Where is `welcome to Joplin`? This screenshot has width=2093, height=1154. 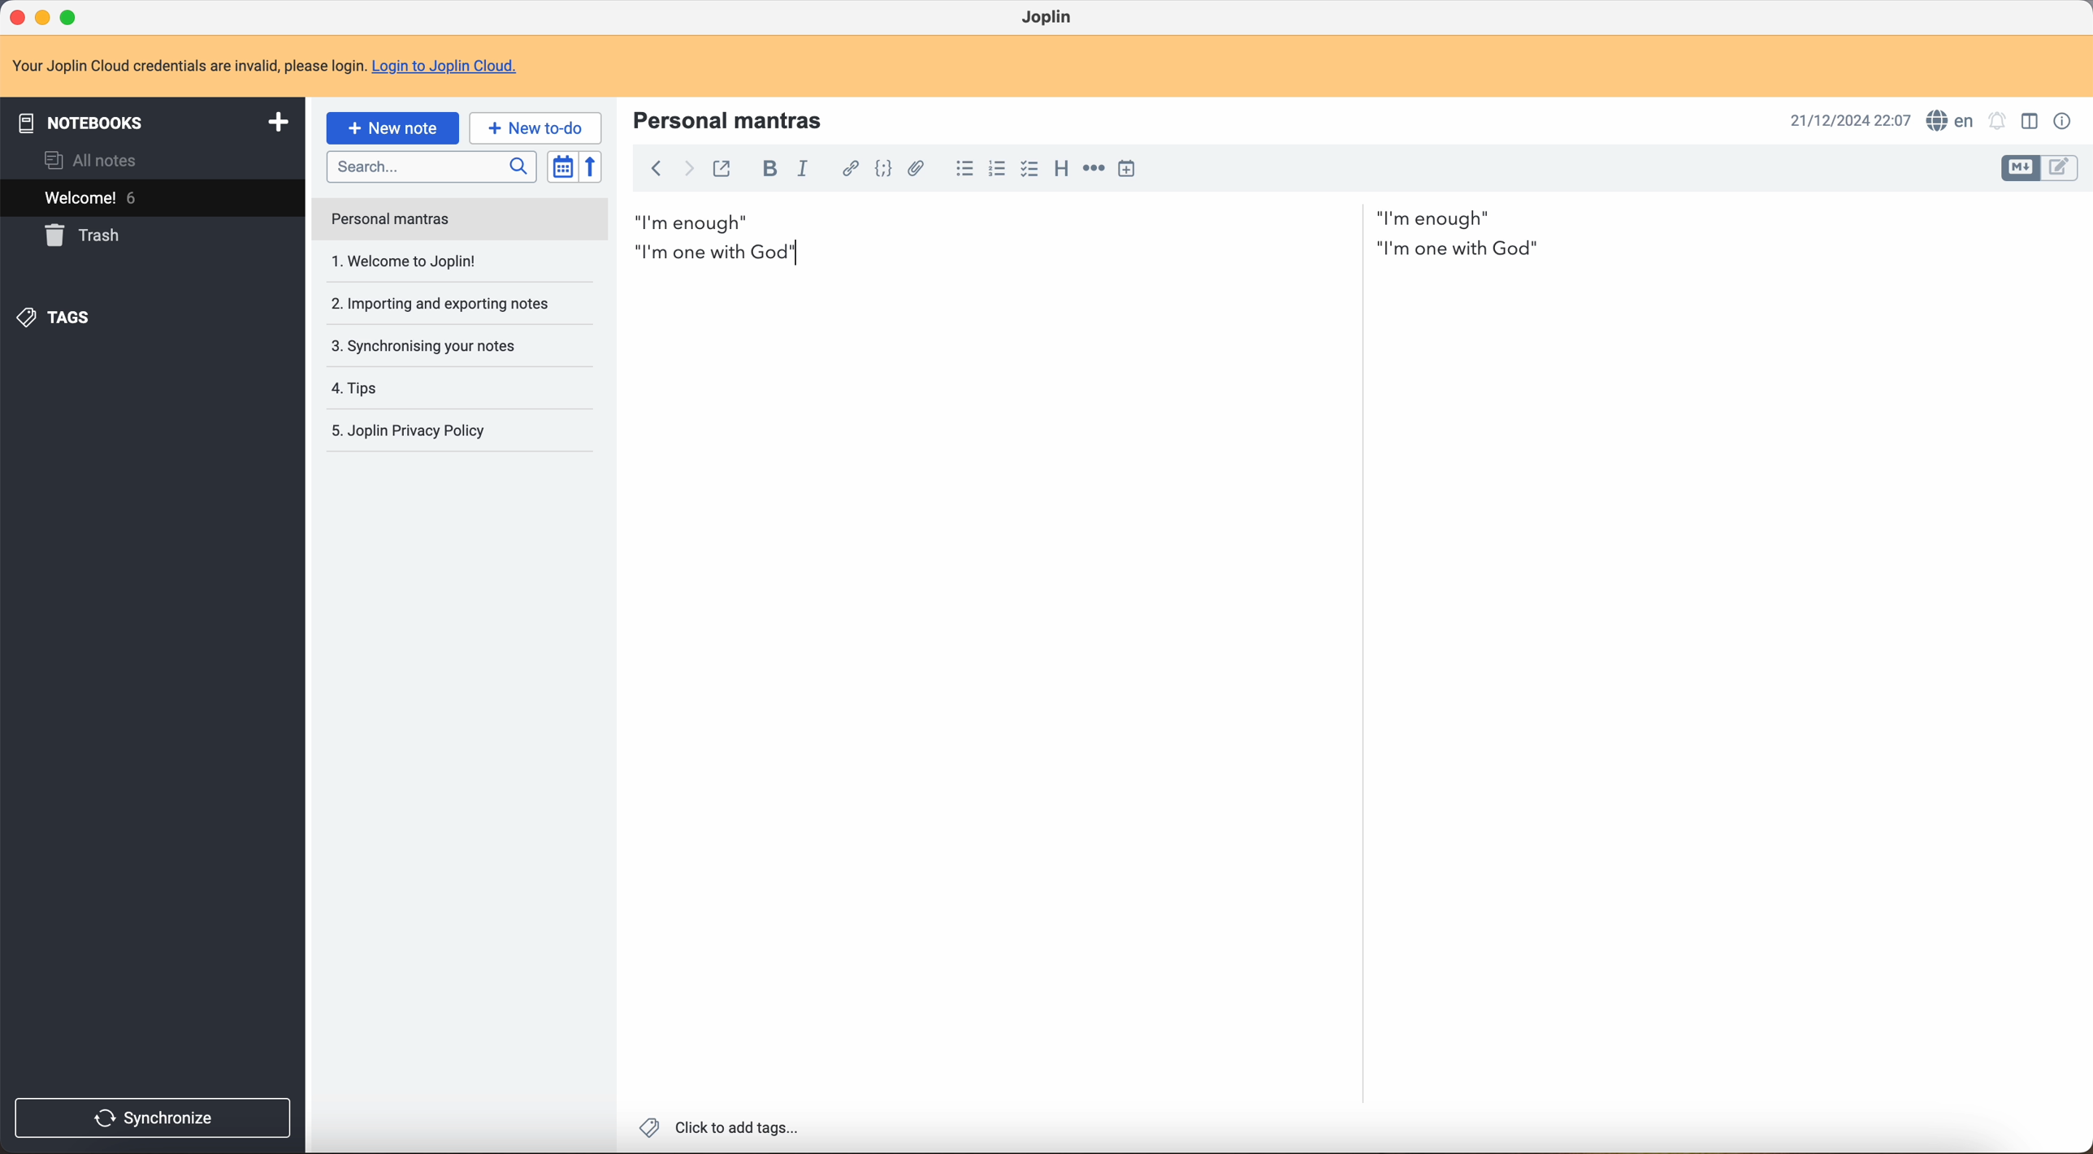 welcome to Joplin is located at coordinates (408, 221).